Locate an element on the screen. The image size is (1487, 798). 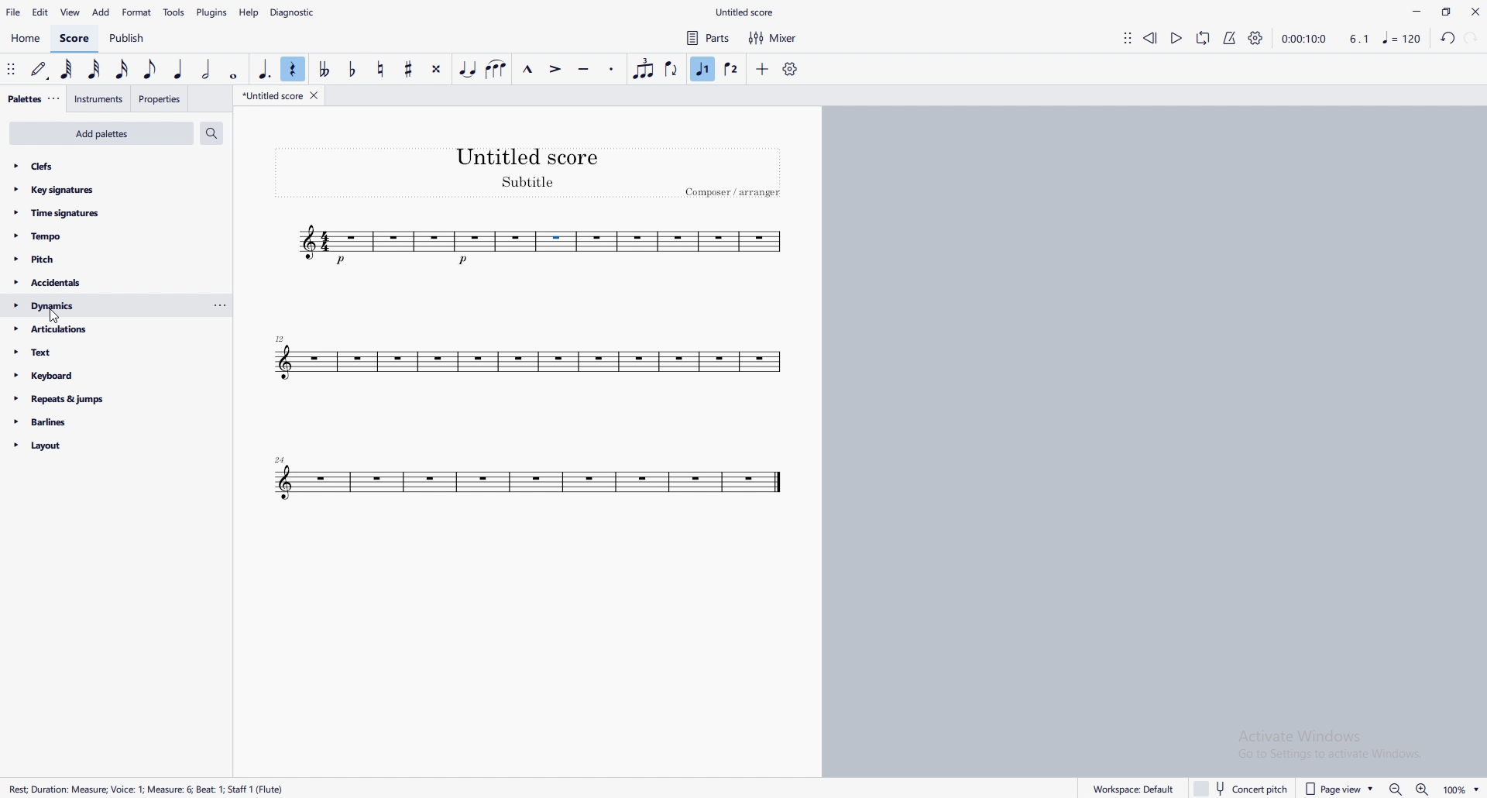
flip direction is located at coordinates (671, 70).